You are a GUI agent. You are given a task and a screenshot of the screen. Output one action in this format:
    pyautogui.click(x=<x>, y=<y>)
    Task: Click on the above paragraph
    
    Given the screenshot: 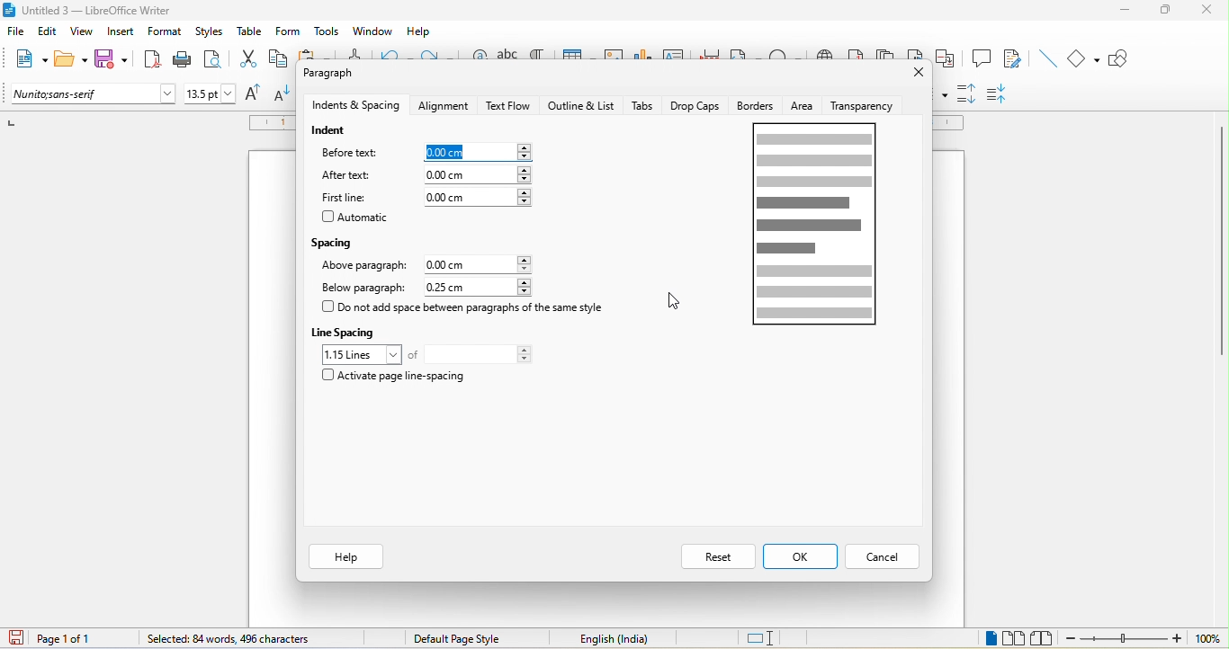 What is the action you would take?
    pyautogui.click(x=363, y=267)
    